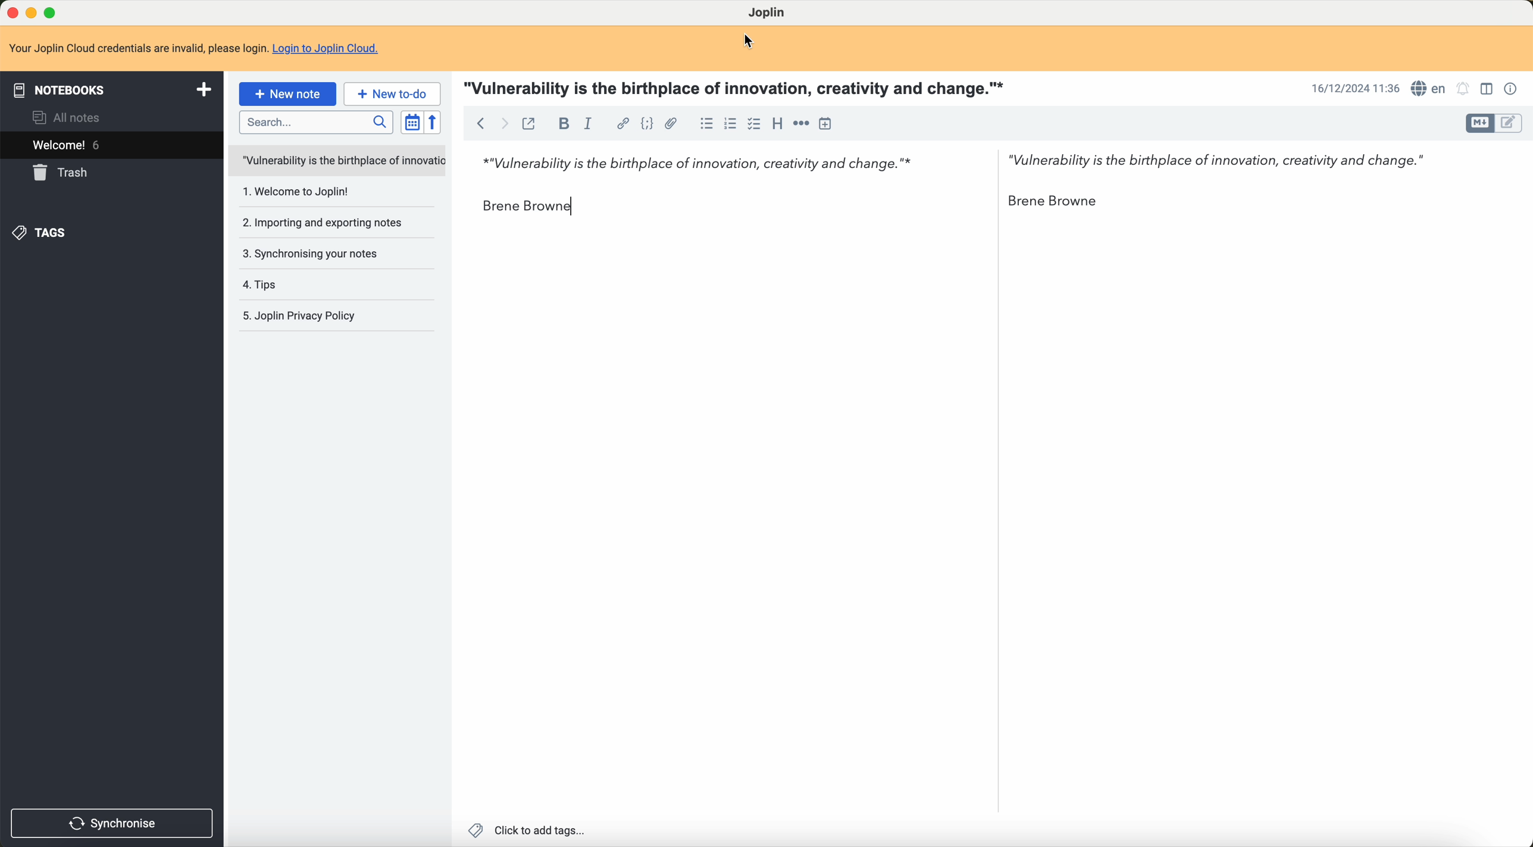 Image resolution: width=1533 pixels, height=847 pixels. I want to click on toggle sort order field, so click(410, 123).